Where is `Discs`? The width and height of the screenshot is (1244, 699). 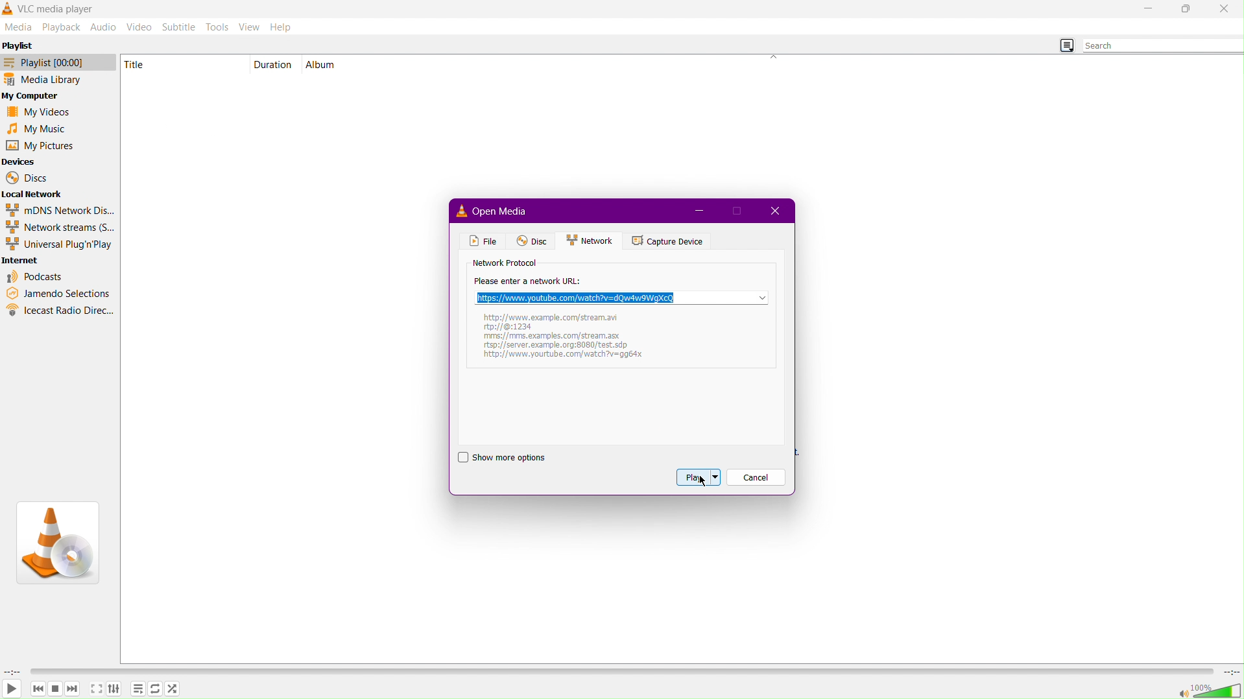 Discs is located at coordinates (27, 178).